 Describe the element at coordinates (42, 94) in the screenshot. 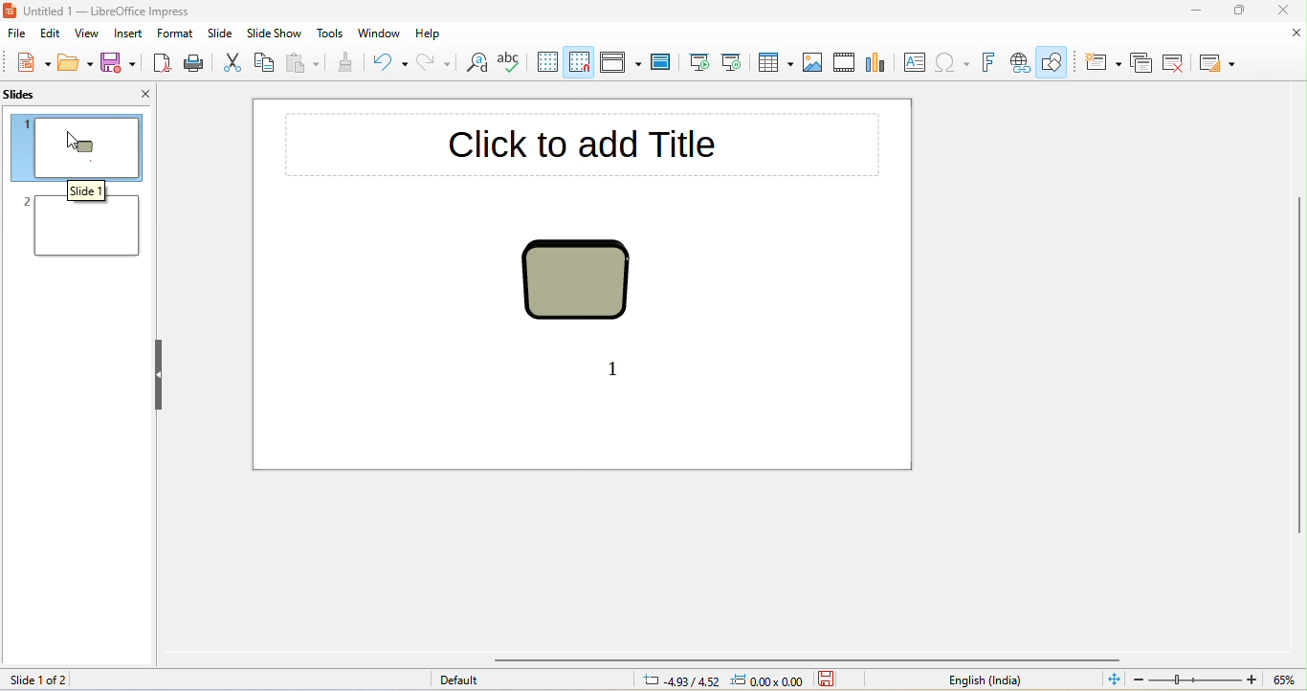

I see `slides` at that location.